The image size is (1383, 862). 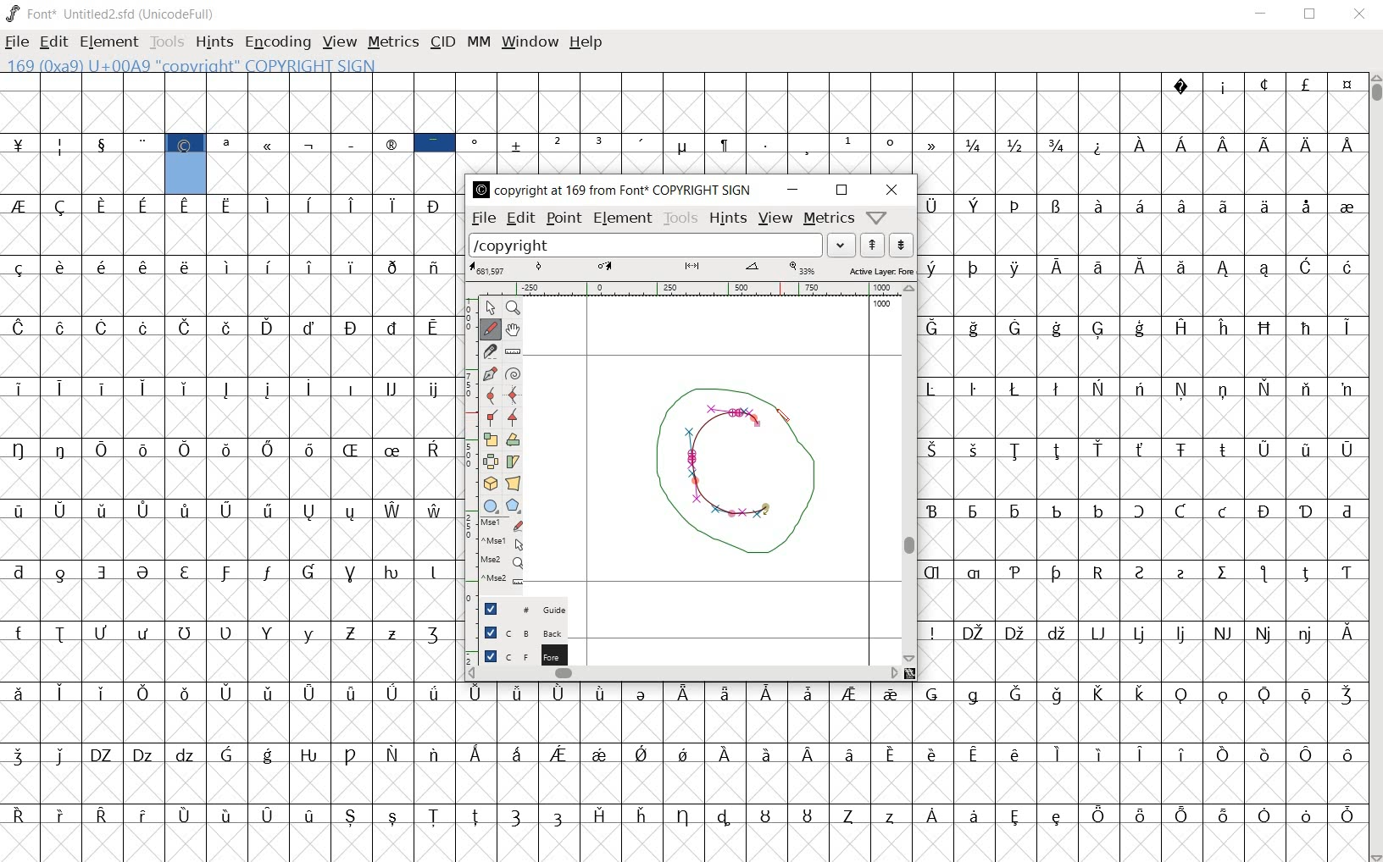 I want to click on view, so click(x=340, y=43).